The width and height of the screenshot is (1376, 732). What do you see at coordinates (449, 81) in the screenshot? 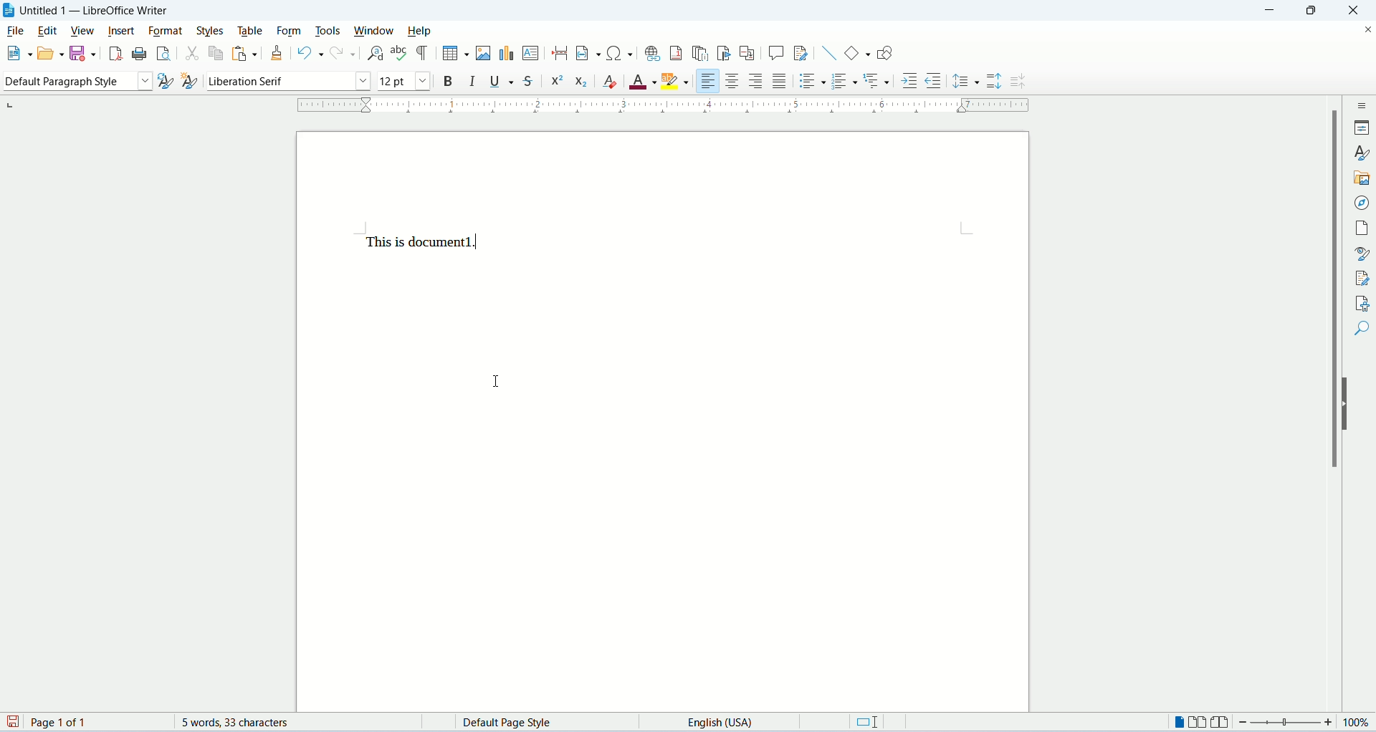
I see `bold` at bounding box center [449, 81].